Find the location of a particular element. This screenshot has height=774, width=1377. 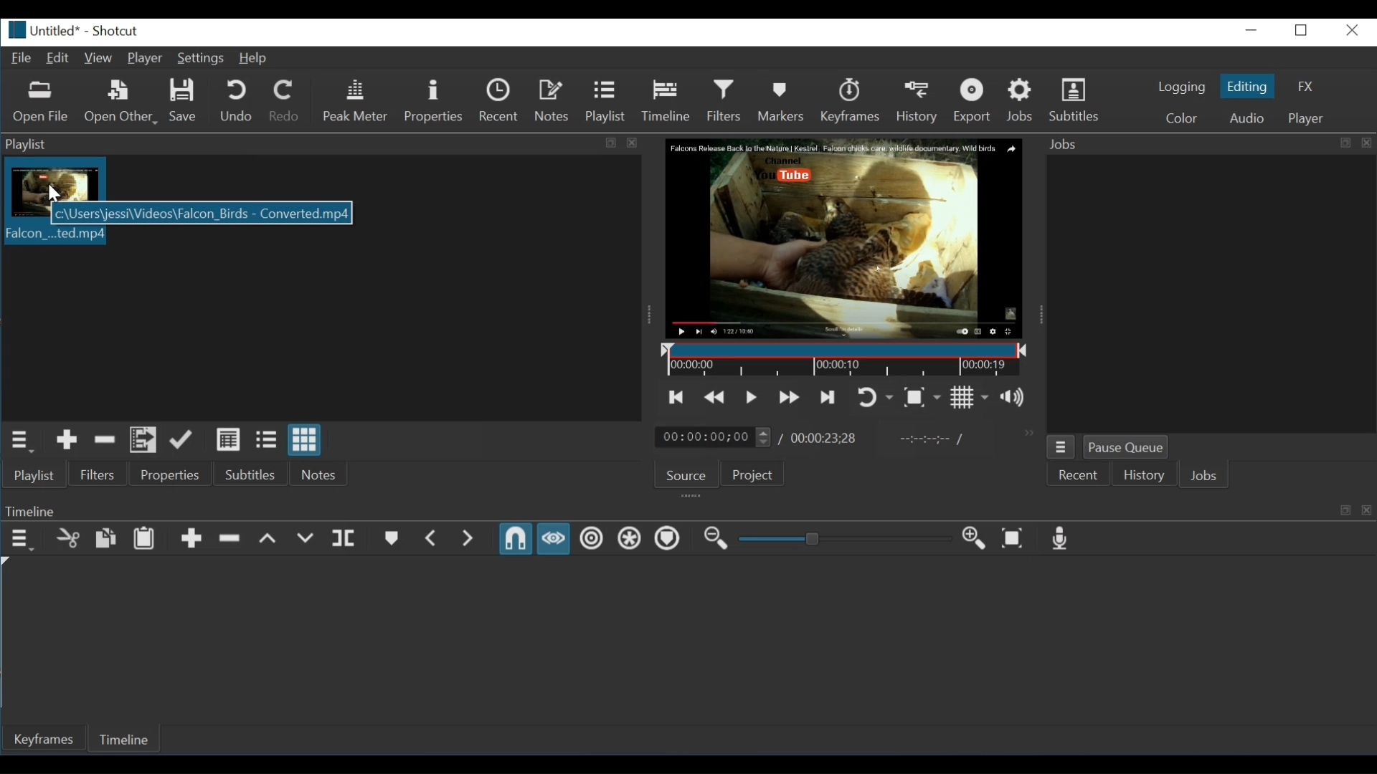

Jobs is located at coordinates (1203, 477).